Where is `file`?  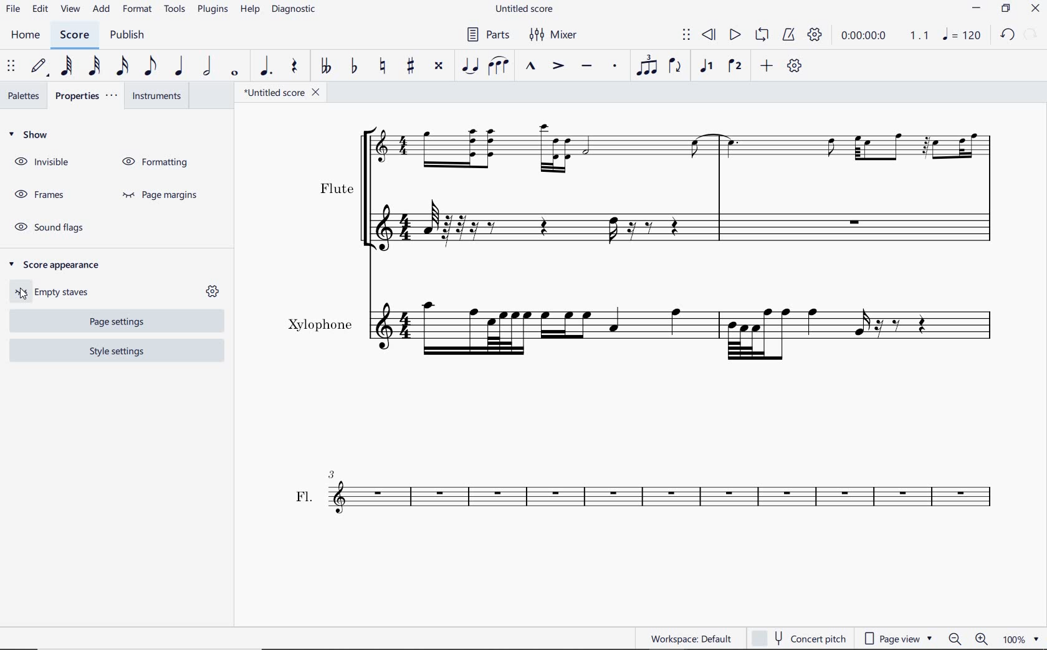 file is located at coordinates (14, 11).